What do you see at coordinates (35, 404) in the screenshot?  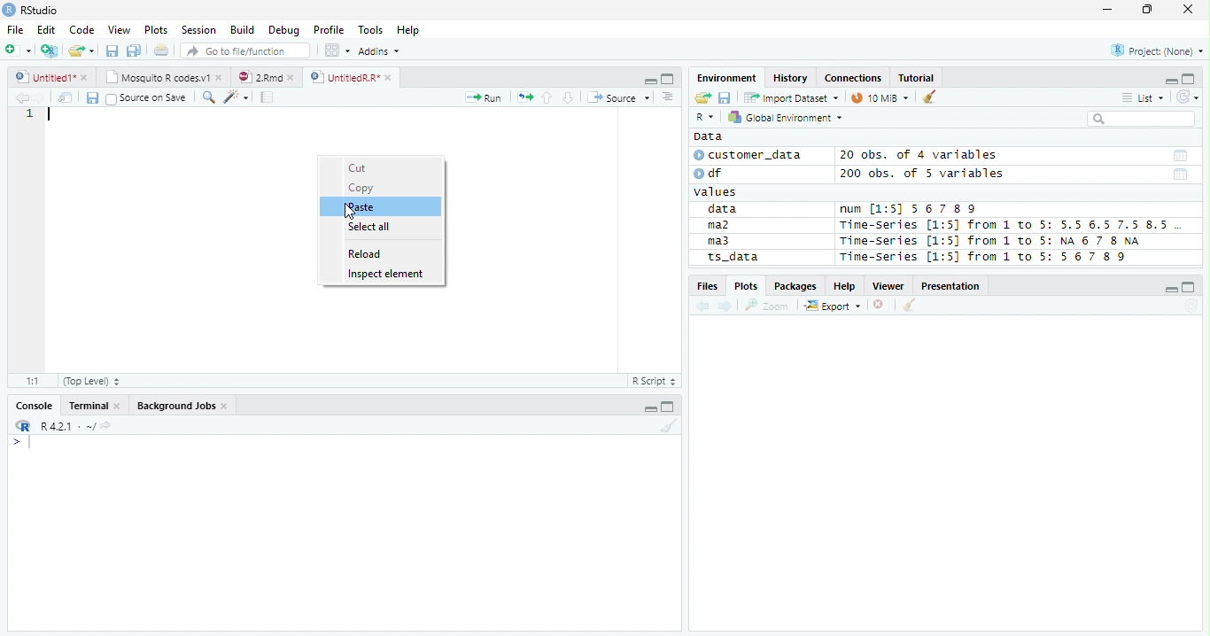 I see `Console` at bounding box center [35, 404].